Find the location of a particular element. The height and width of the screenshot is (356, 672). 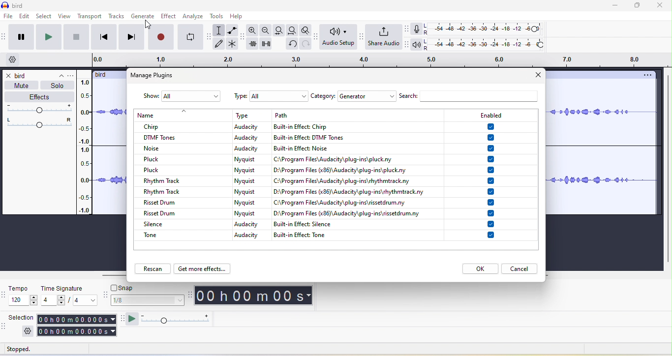

playback level is located at coordinates (488, 45).